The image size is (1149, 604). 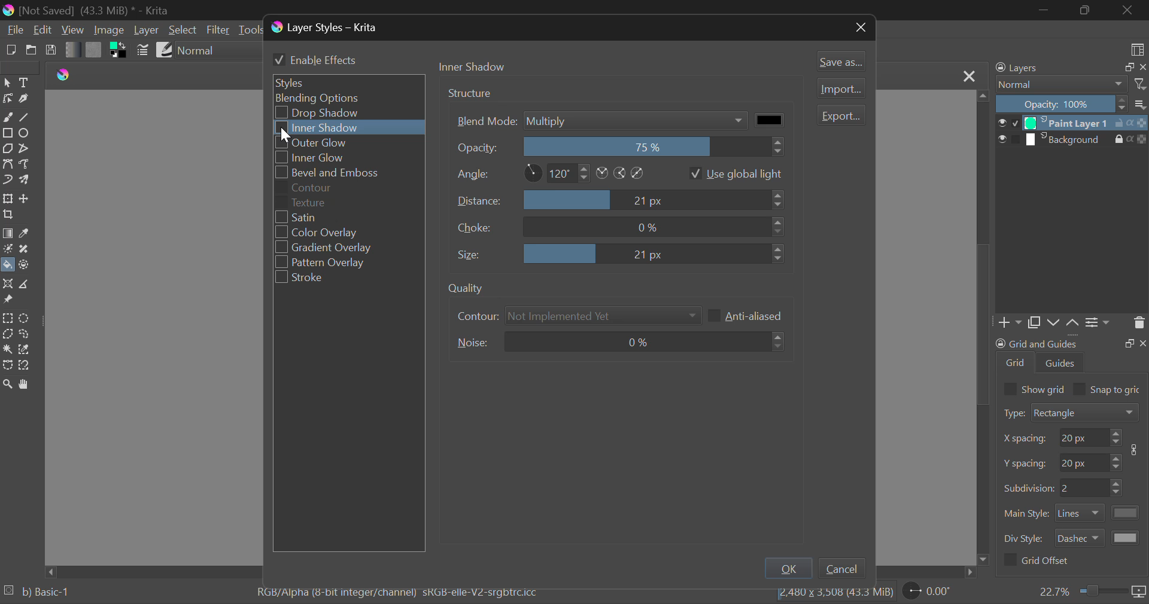 What do you see at coordinates (165, 49) in the screenshot?
I see `Brush Presets` at bounding box center [165, 49].